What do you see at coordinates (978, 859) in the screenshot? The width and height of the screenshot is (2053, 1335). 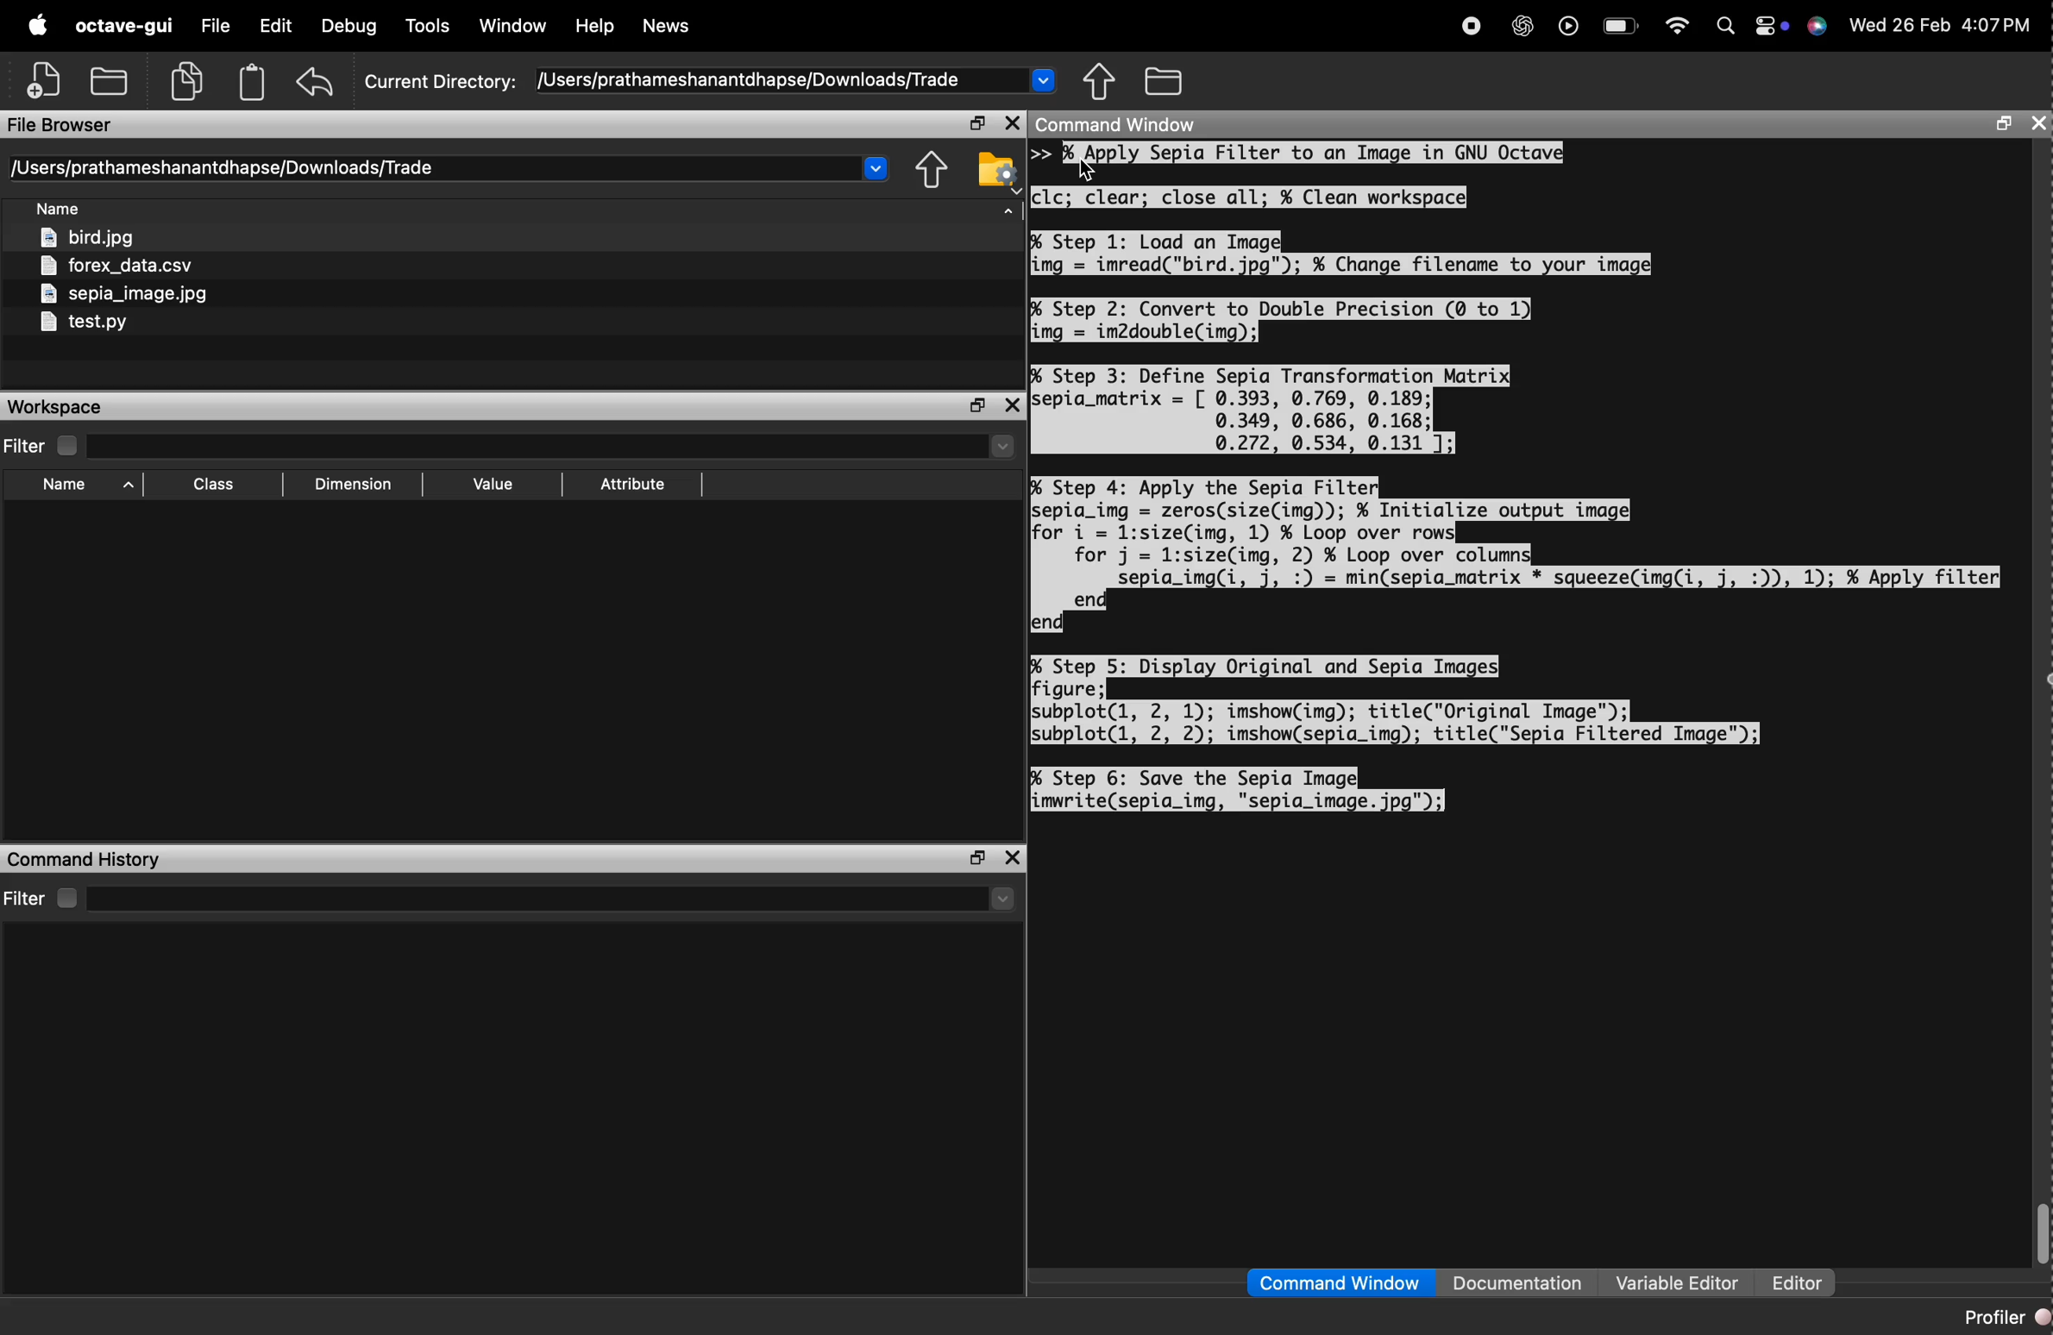 I see `open in separate window` at bounding box center [978, 859].